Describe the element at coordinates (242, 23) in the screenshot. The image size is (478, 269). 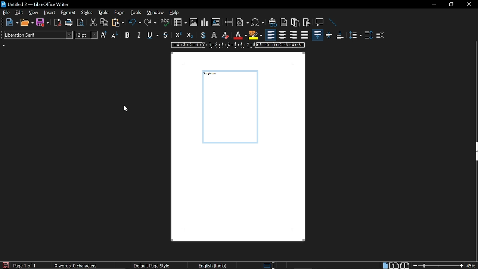
I see `insert field` at that location.